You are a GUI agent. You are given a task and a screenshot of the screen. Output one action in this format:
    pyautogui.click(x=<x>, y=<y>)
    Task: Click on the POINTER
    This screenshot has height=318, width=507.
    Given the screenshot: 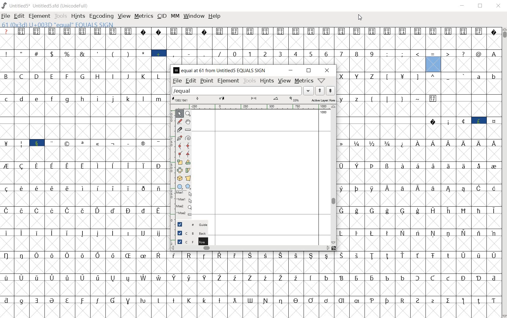 What is the action you would take?
    pyautogui.click(x=179, y=113)
    